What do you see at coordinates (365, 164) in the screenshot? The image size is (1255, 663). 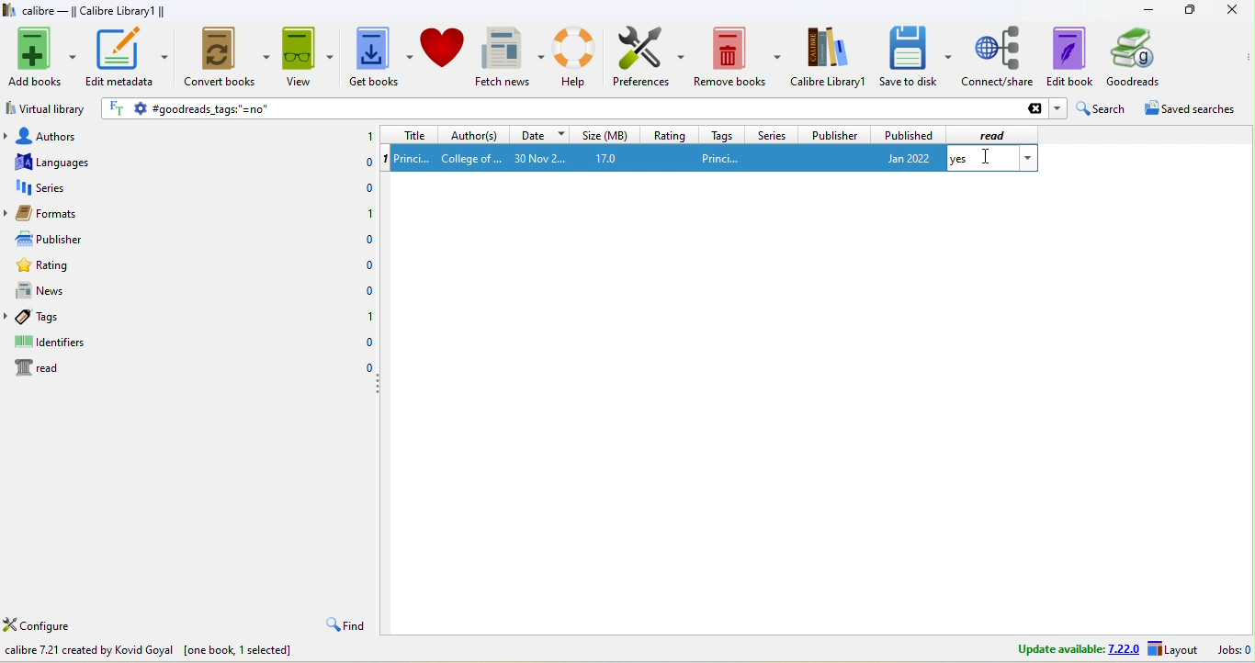 I see `0` at bounding box center [365, 164].